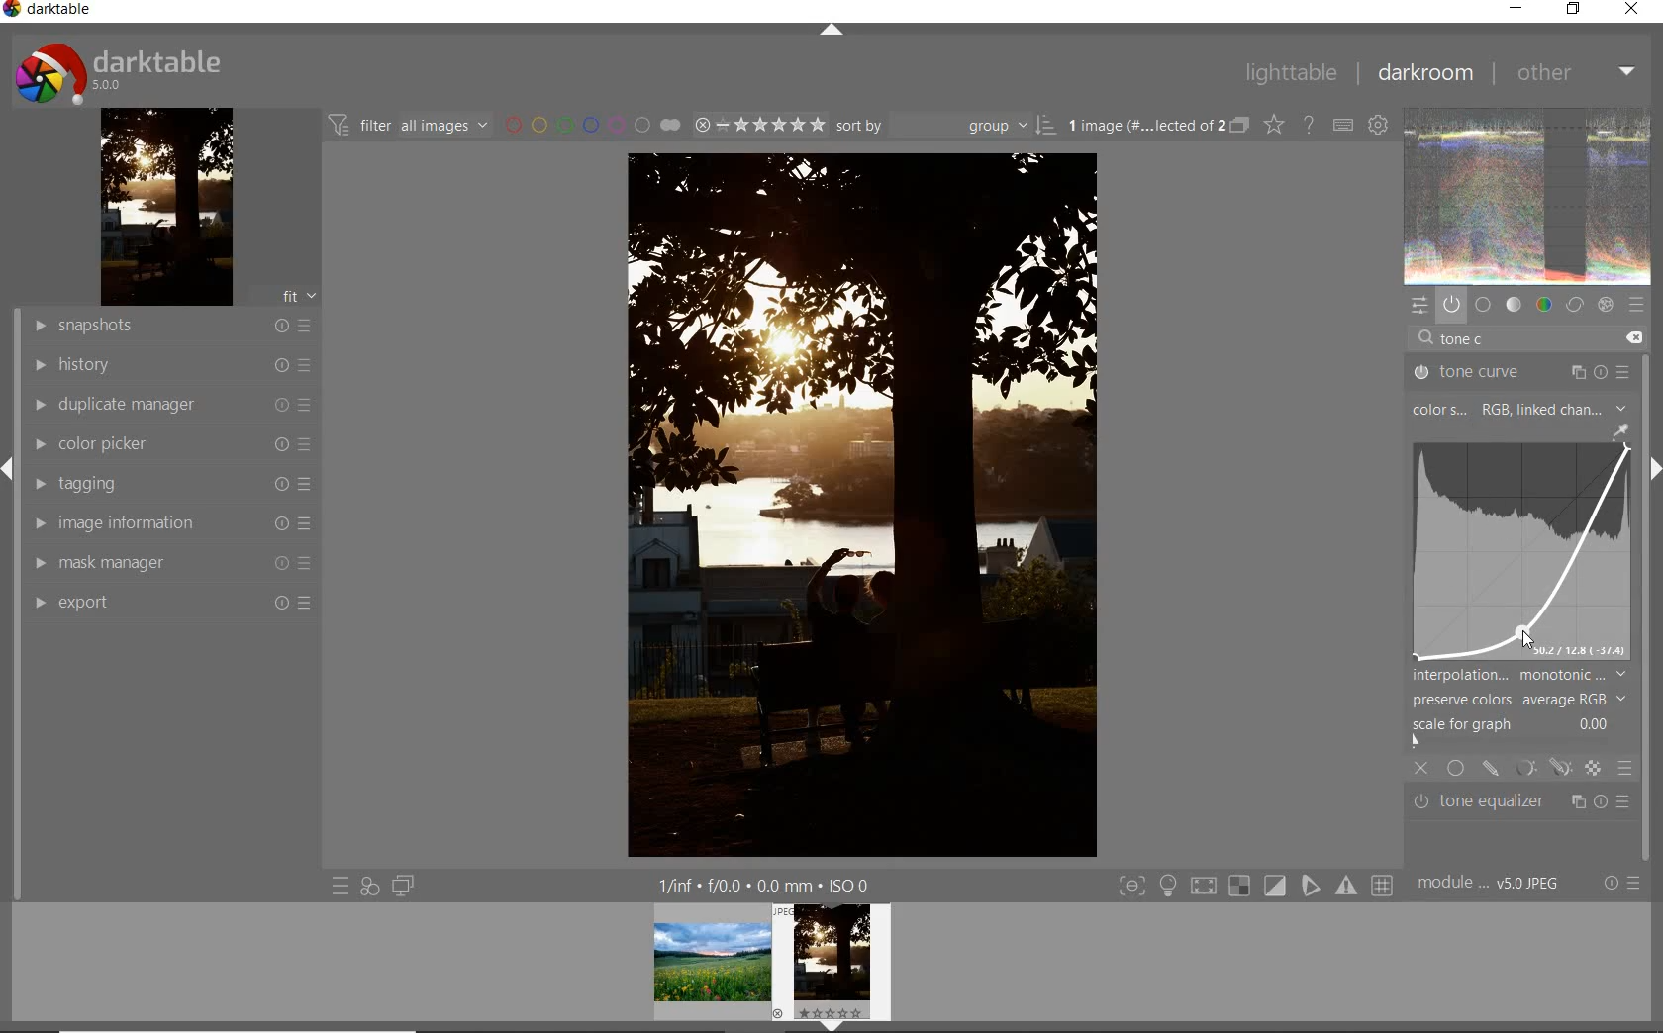 The width and height of the screenshot is (1663, 1033). I want to click on preserve colors, so click(1516, 700).